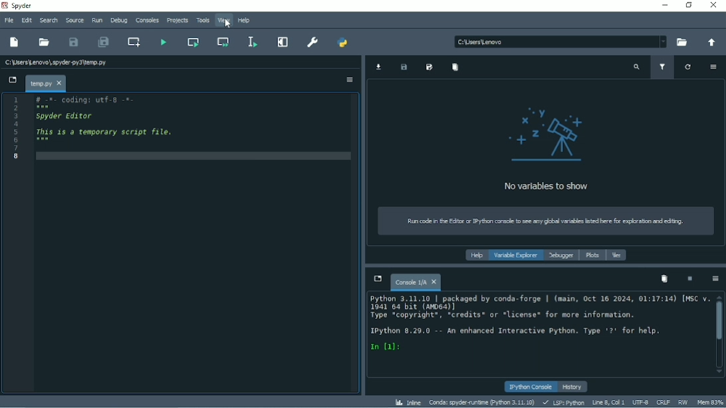 This screenshot has width=726, height=408. What do you see at coordinates (22, 6) in the screenshot?
I see `Spyder` at bounding box center [22, 6].